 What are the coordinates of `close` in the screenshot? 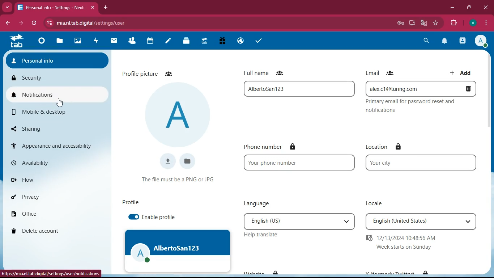 It's located at (485, 8).